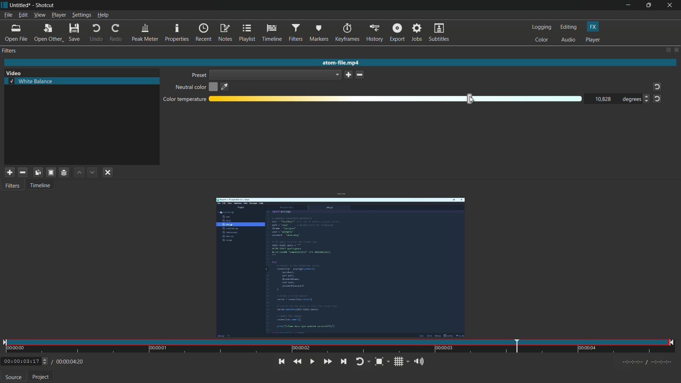 The image size is (681, 383). I want to click on 0:00:03:17 (current time), so click(25, 360).